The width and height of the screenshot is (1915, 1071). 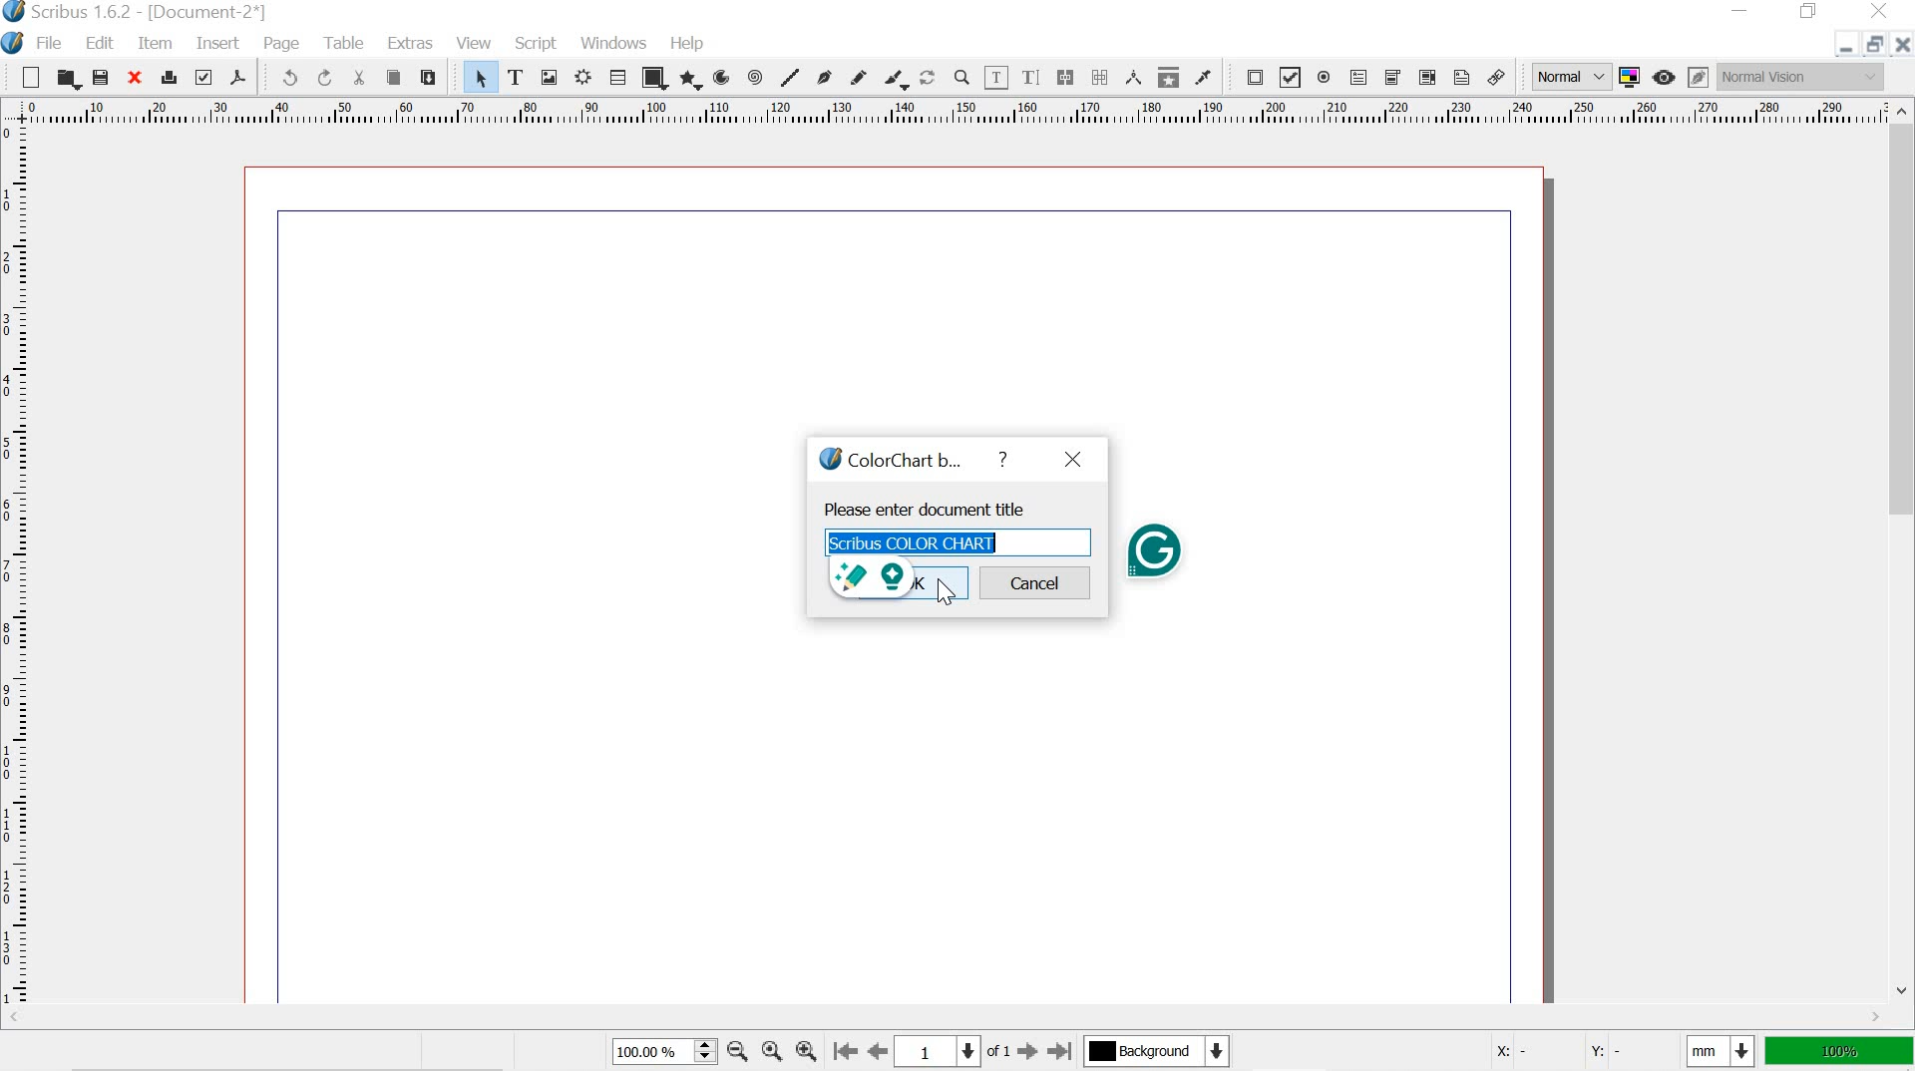 I want to click on extras, so click(x=413, y=44).